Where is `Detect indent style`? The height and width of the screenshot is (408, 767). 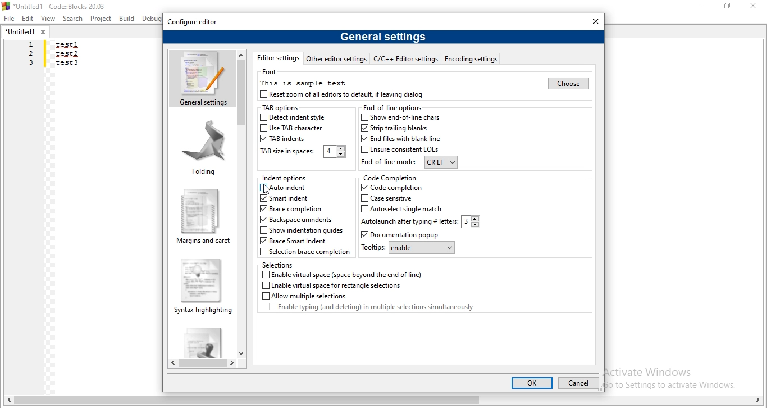 Detect indent style is located at coordinates (293, 117).